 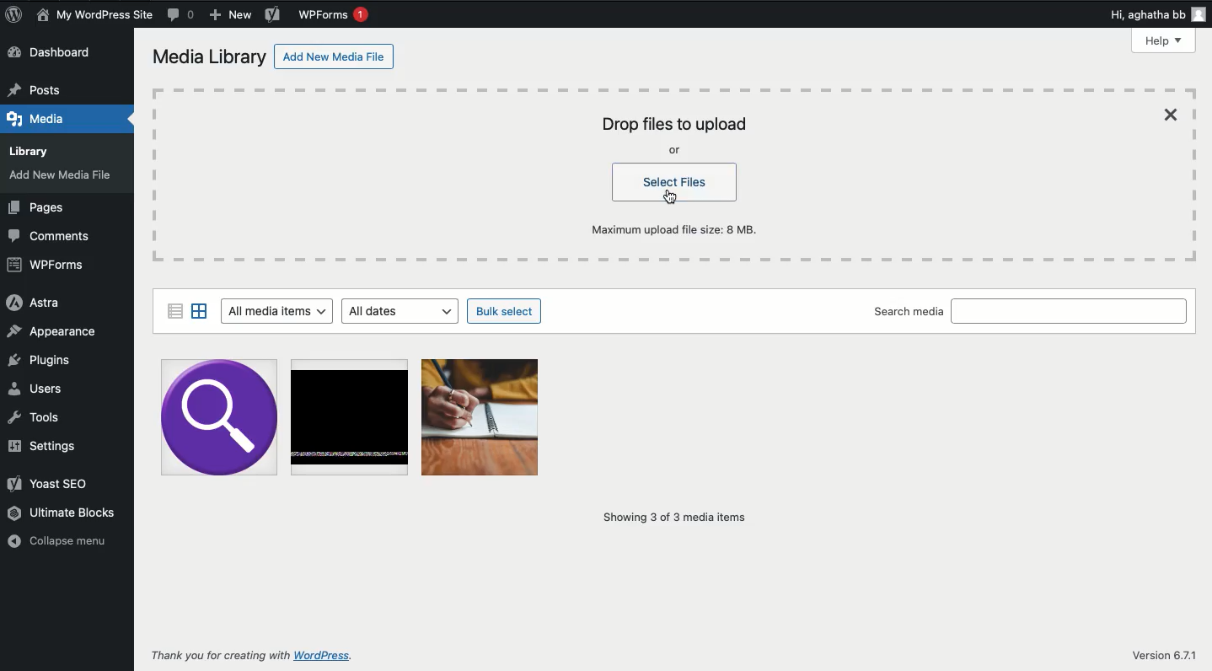 I want to click on WPForms, so click(x=335, y=14).